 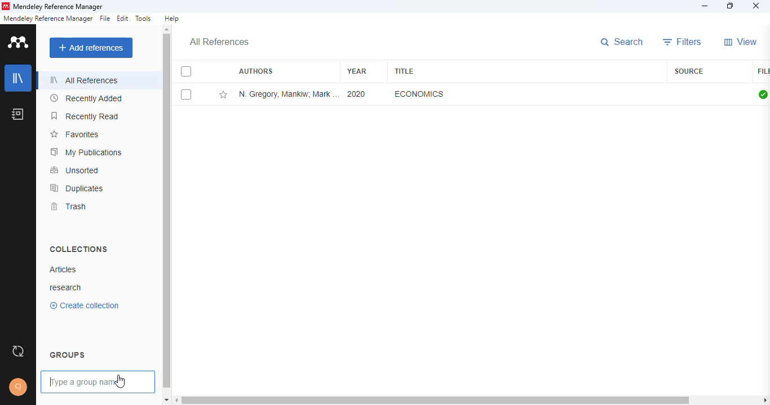 What do you see at coordinates (419, 93) in the screenshot?
I see `economics` at bounding box center [419, 93].